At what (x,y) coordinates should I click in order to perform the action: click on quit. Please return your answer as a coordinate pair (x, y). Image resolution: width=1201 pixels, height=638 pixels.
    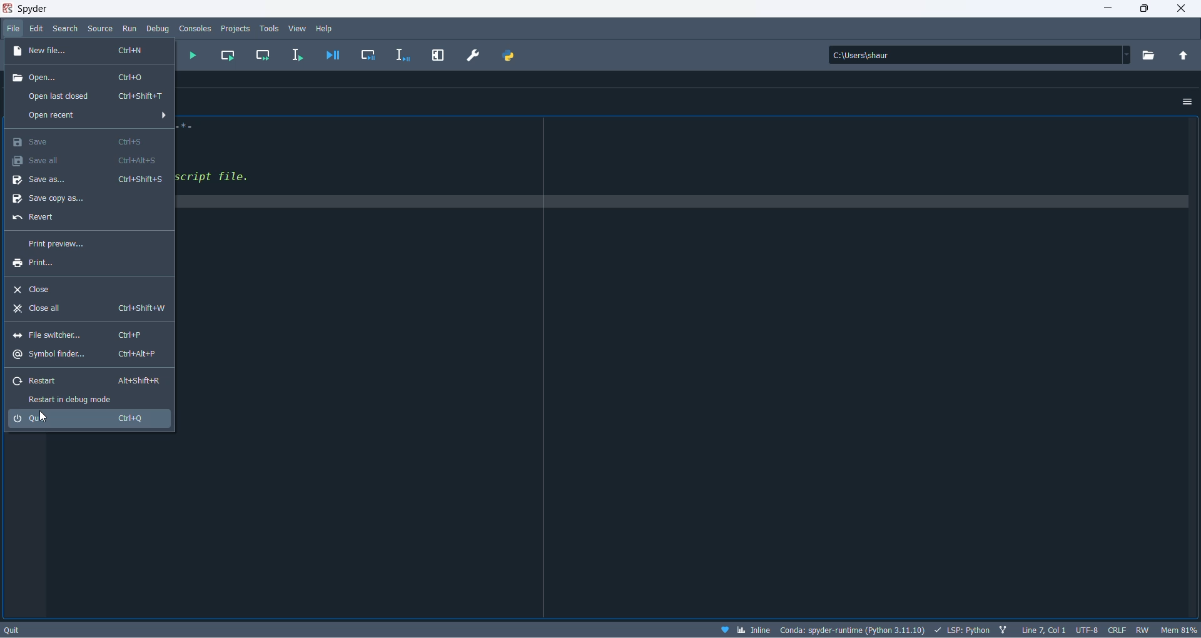
    Looking at the image, I should click on (20, 627).